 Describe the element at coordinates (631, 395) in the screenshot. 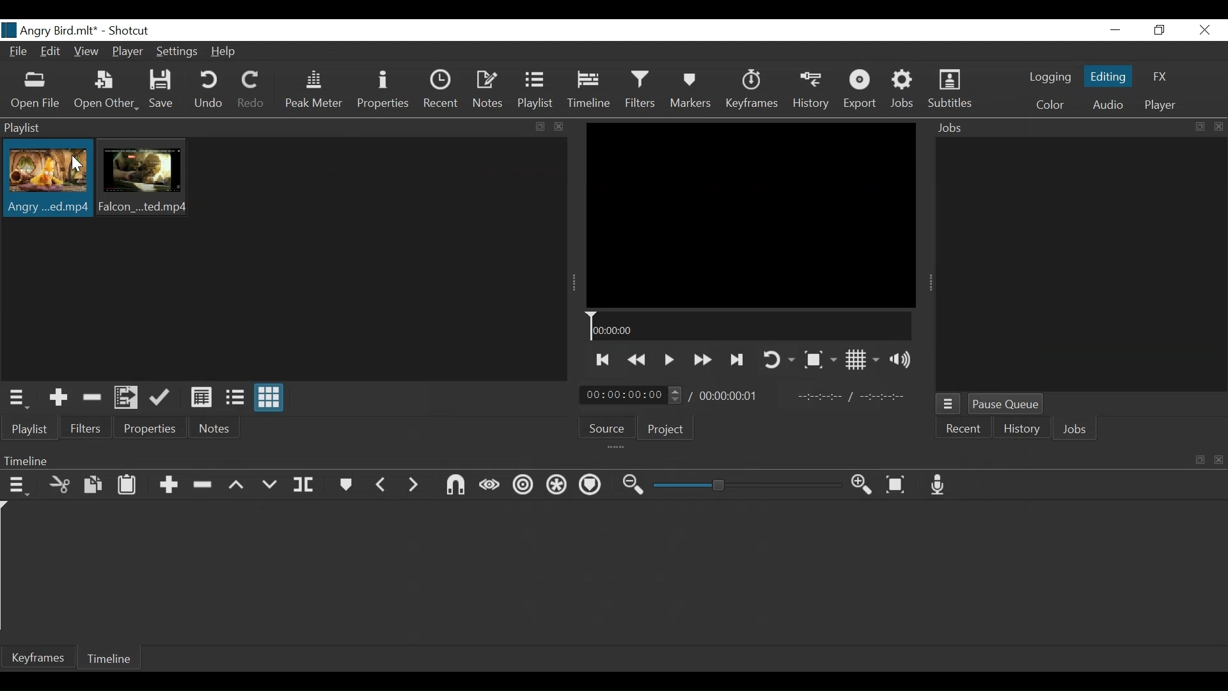

I see `Current Duration` at that location.